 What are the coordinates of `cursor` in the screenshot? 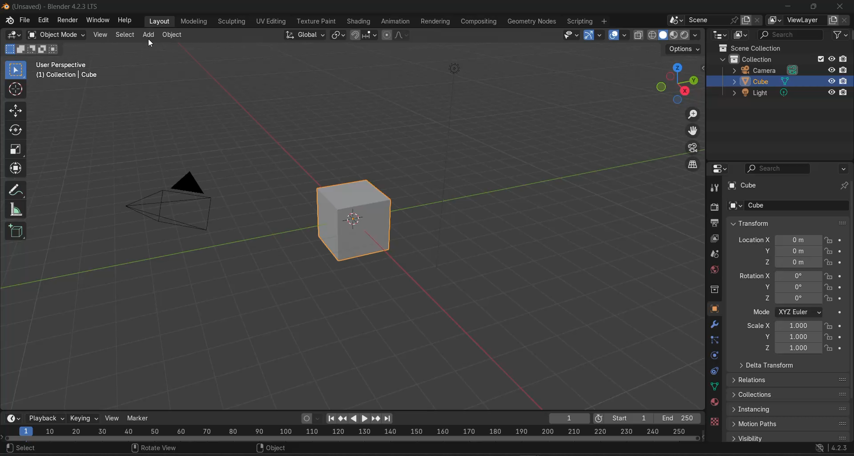 It's located at (152, 44).